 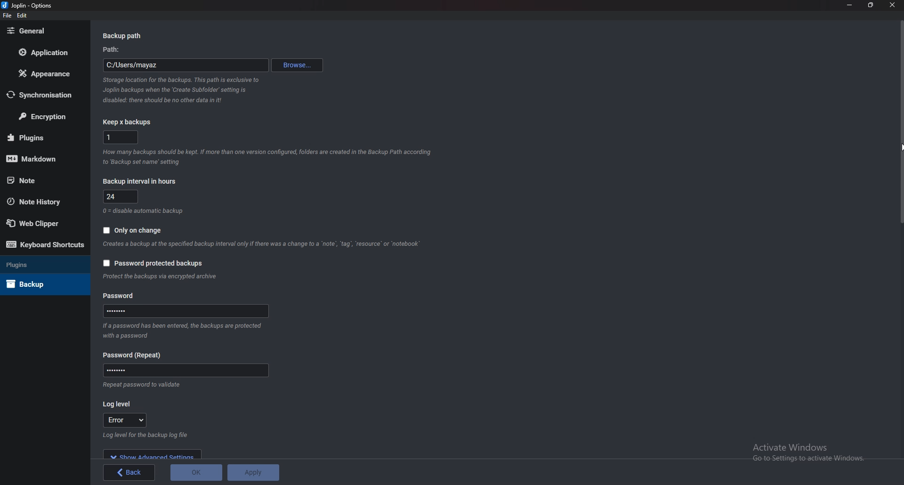 What do you see at coordinates (121, 137) in the screenshot?
I see `x` at bounding box center [121, 137].